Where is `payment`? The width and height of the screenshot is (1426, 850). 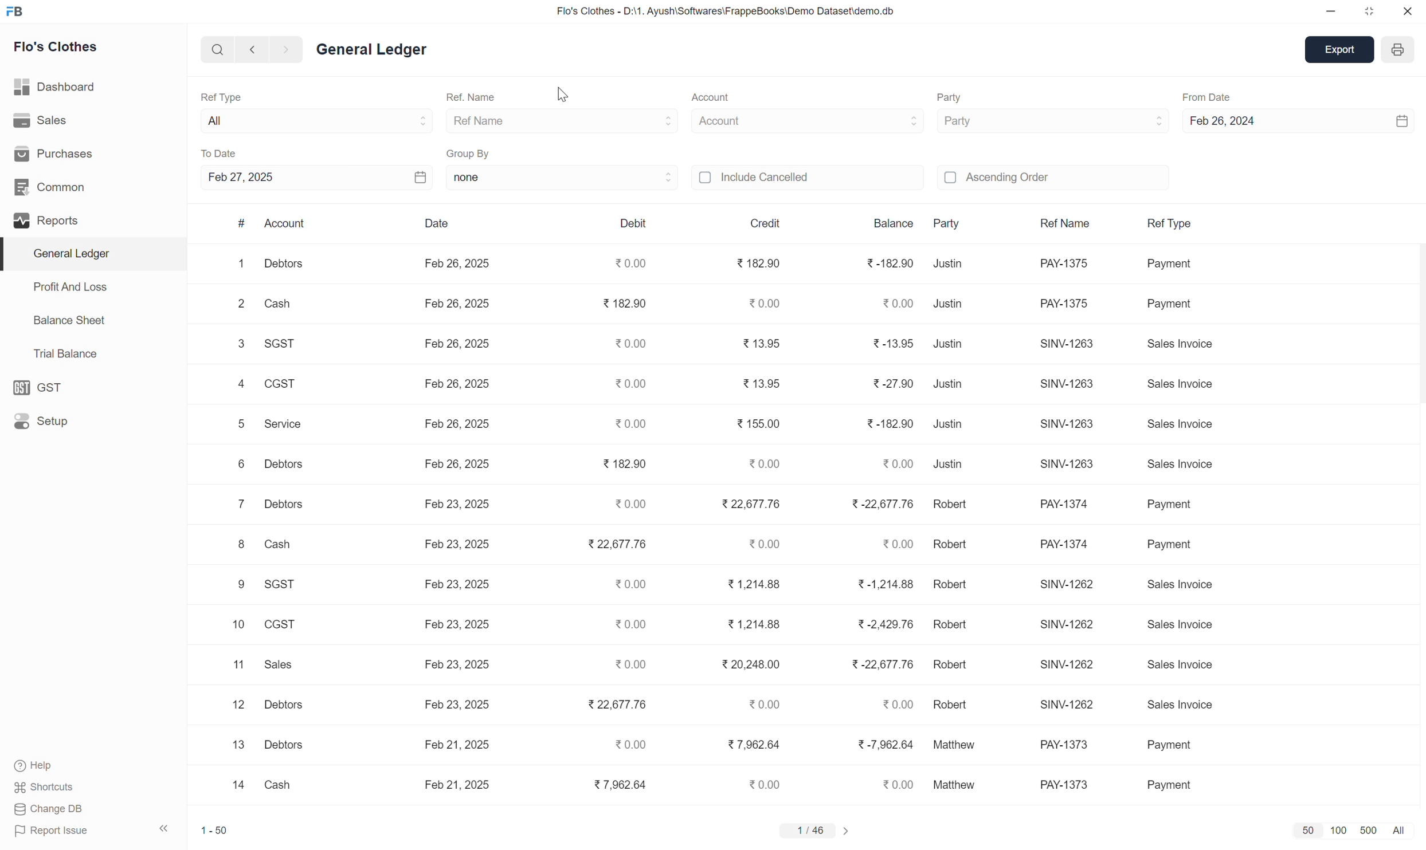 payment is located at coordinates (1172, 745).